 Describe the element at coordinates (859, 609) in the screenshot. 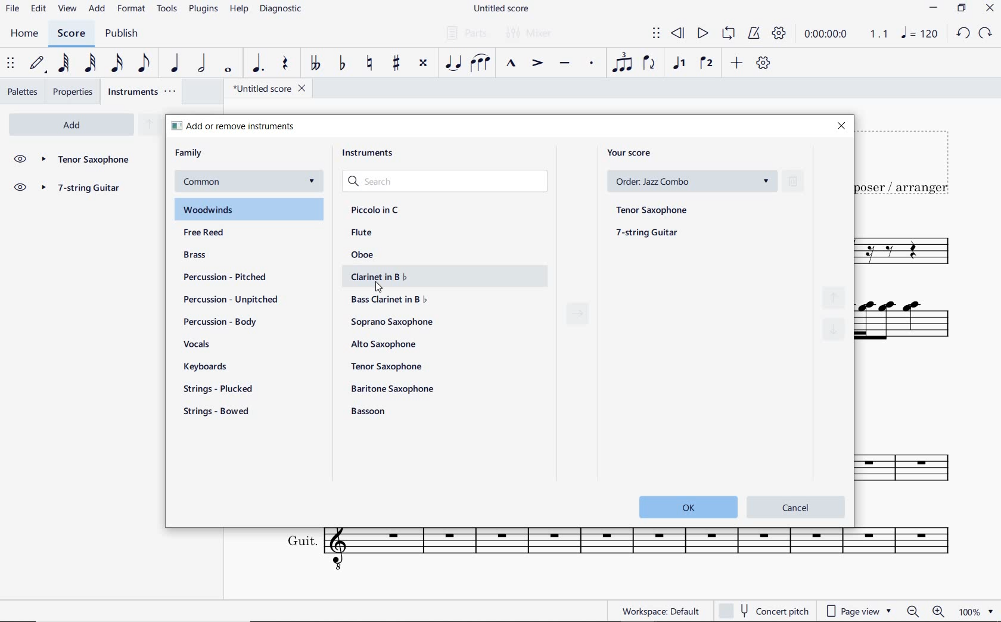

I see `PAGE VIEW` at that location.